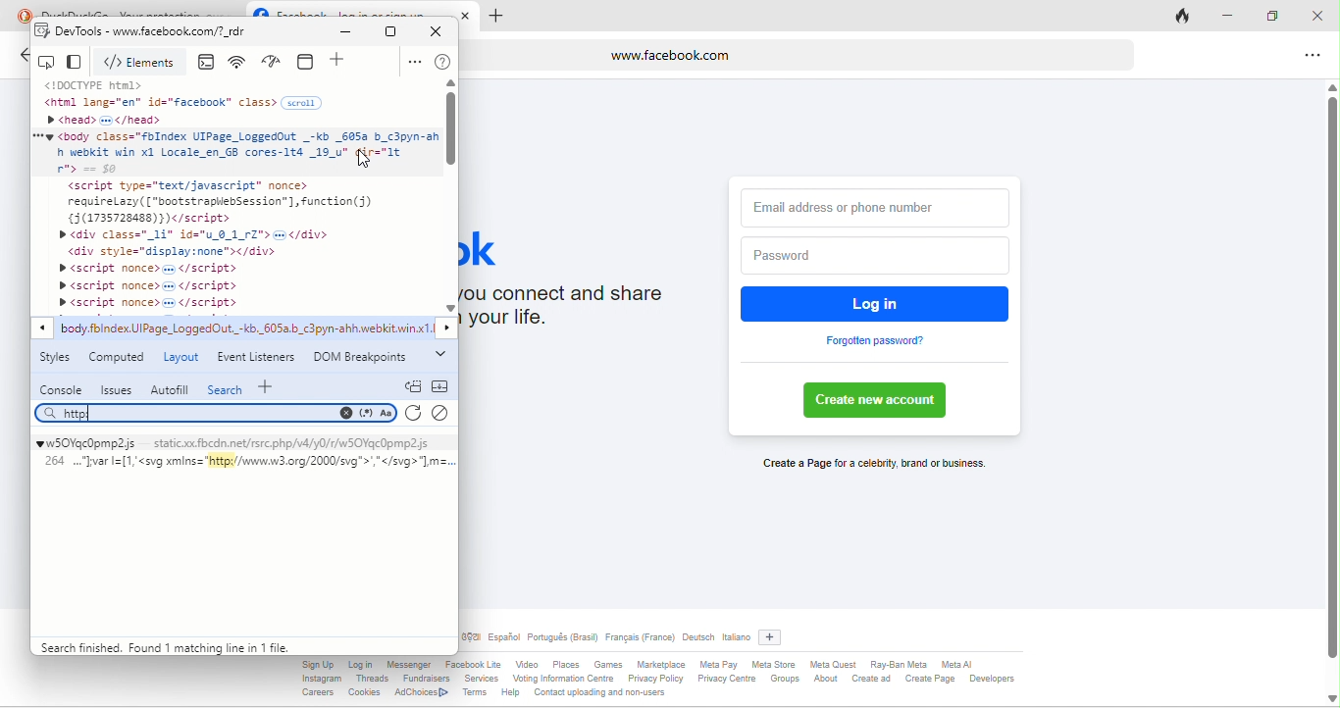 The width and height of the screenshot is (1340, 708). I want to click on help, so click(443, 63).